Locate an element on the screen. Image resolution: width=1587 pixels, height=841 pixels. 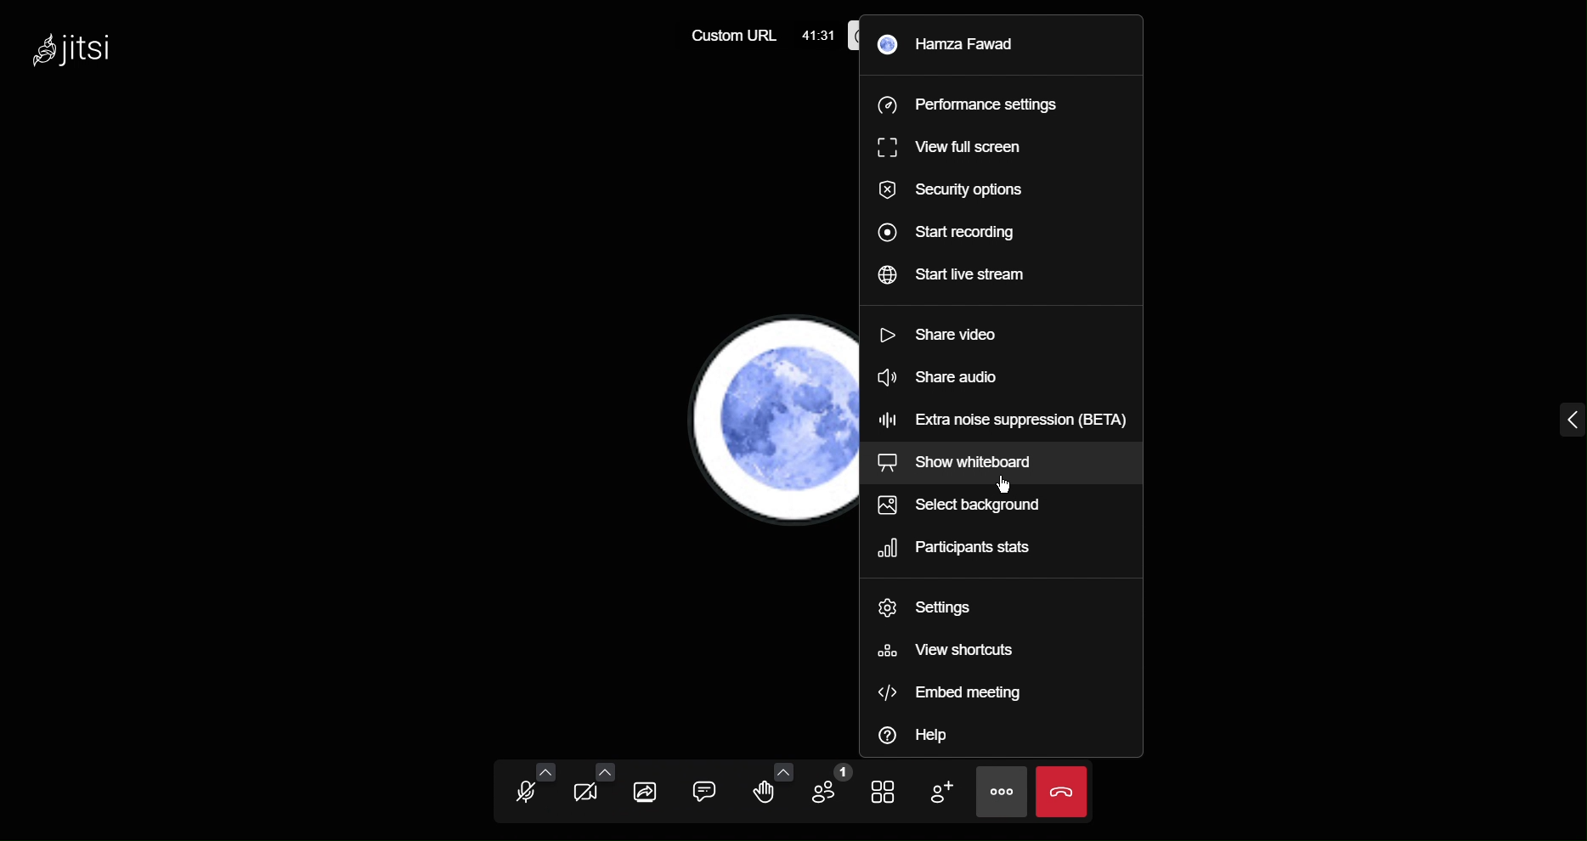
More is located at coordinates (1003, 793).